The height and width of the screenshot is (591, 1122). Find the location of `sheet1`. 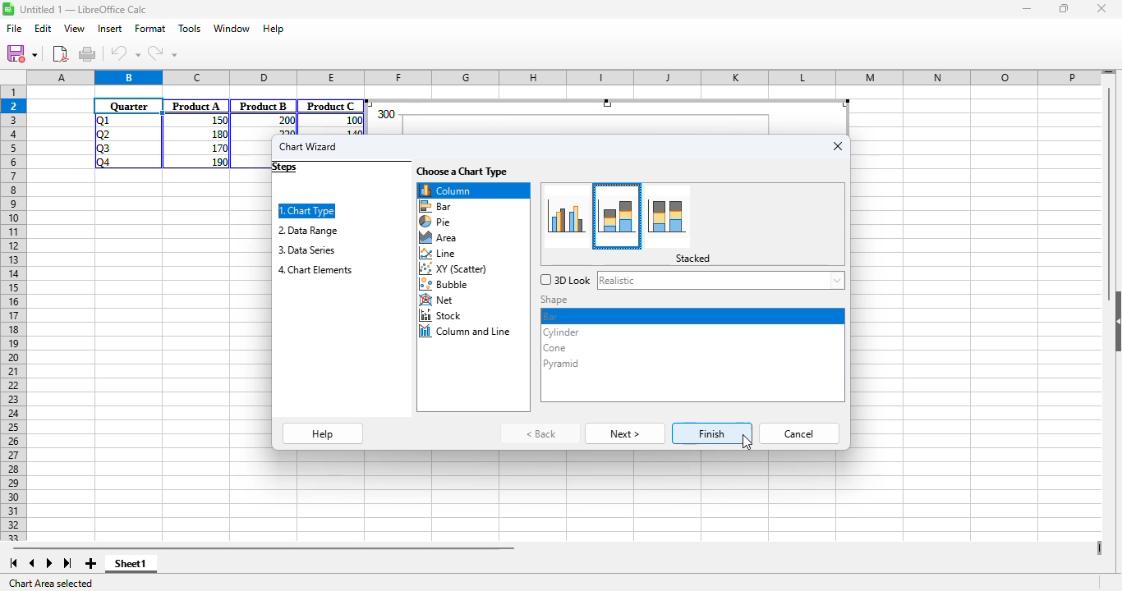

sheet1 is located at coordinates (131, 564).